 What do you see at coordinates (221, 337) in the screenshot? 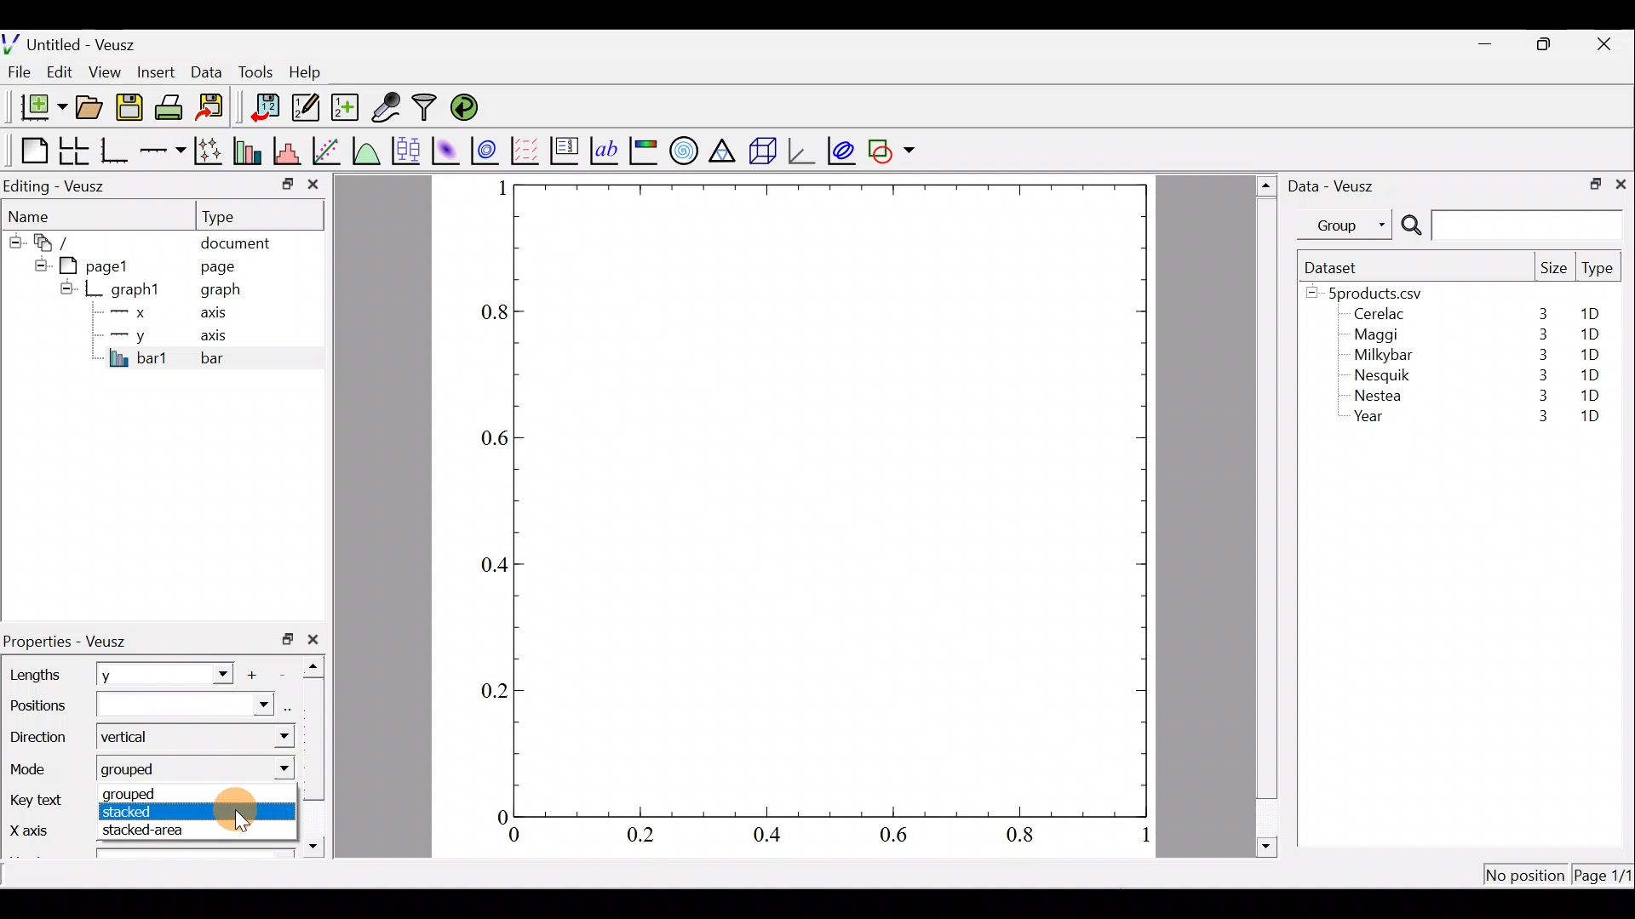
I see `axis` at bounding box center [221, 337].